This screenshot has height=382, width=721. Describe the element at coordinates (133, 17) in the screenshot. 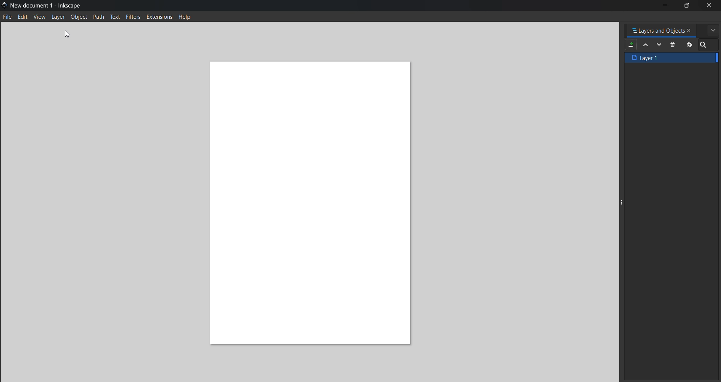

I see `filters` at that location.